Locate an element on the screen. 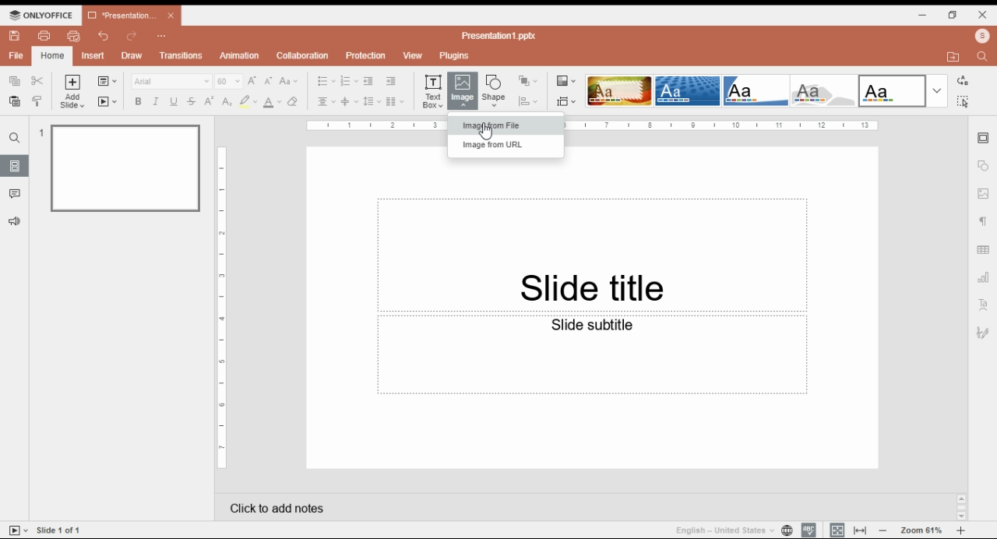  cut is located at coordinates (37, 81).